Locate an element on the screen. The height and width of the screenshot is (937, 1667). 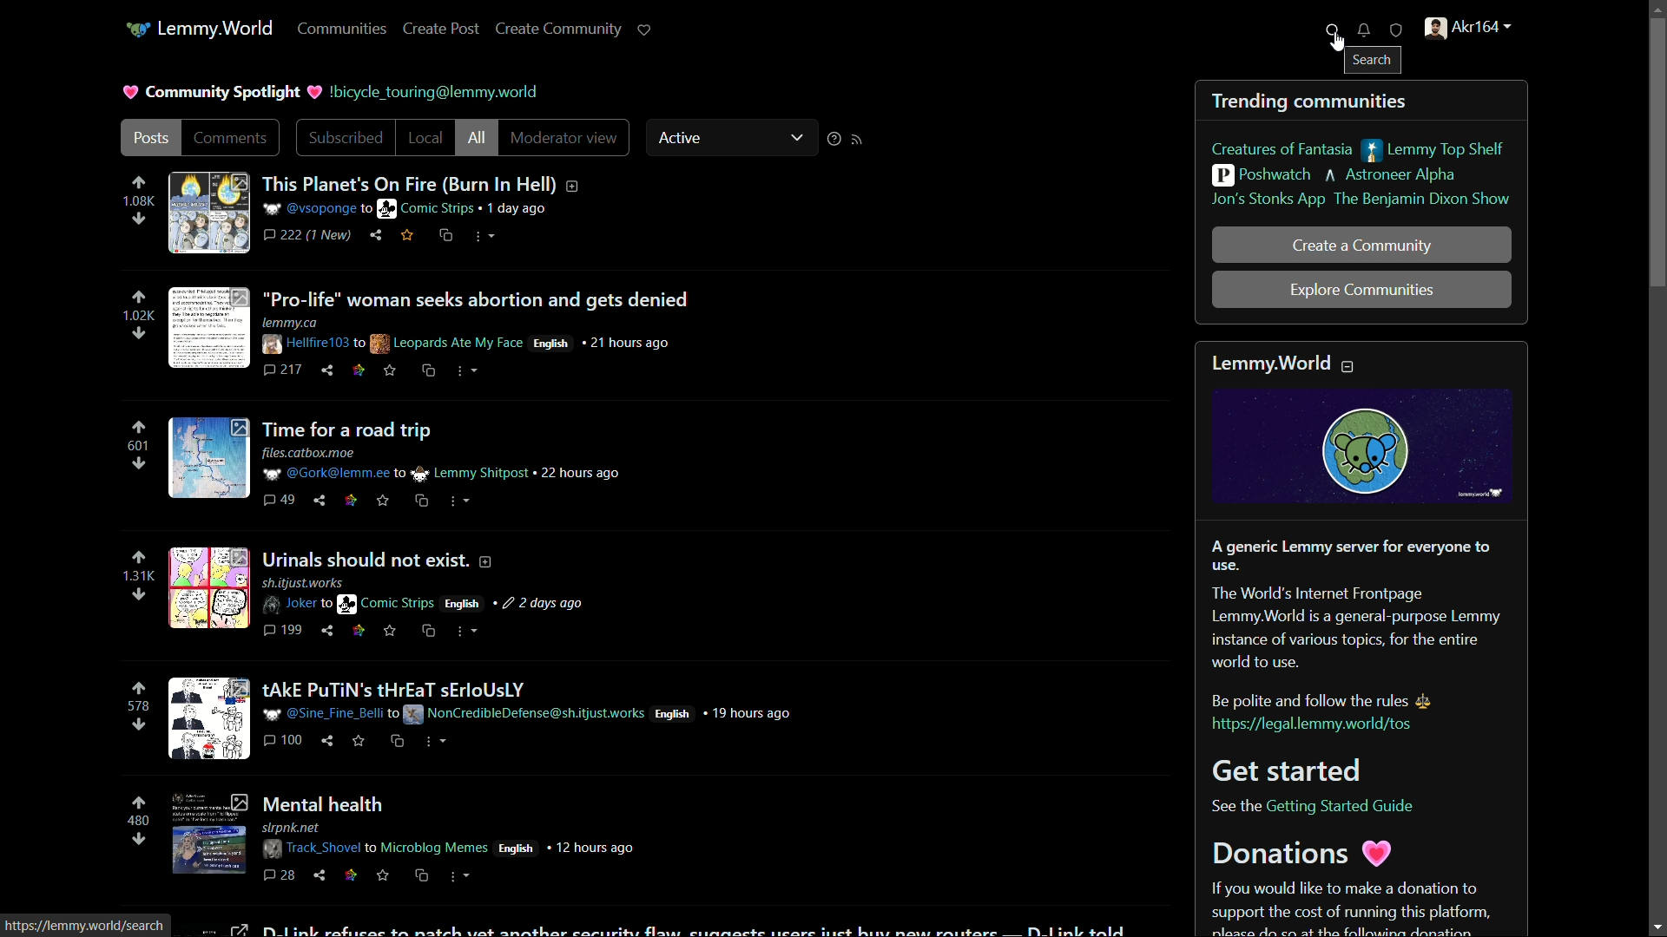
moderator view is located at coordinates (569, 139).